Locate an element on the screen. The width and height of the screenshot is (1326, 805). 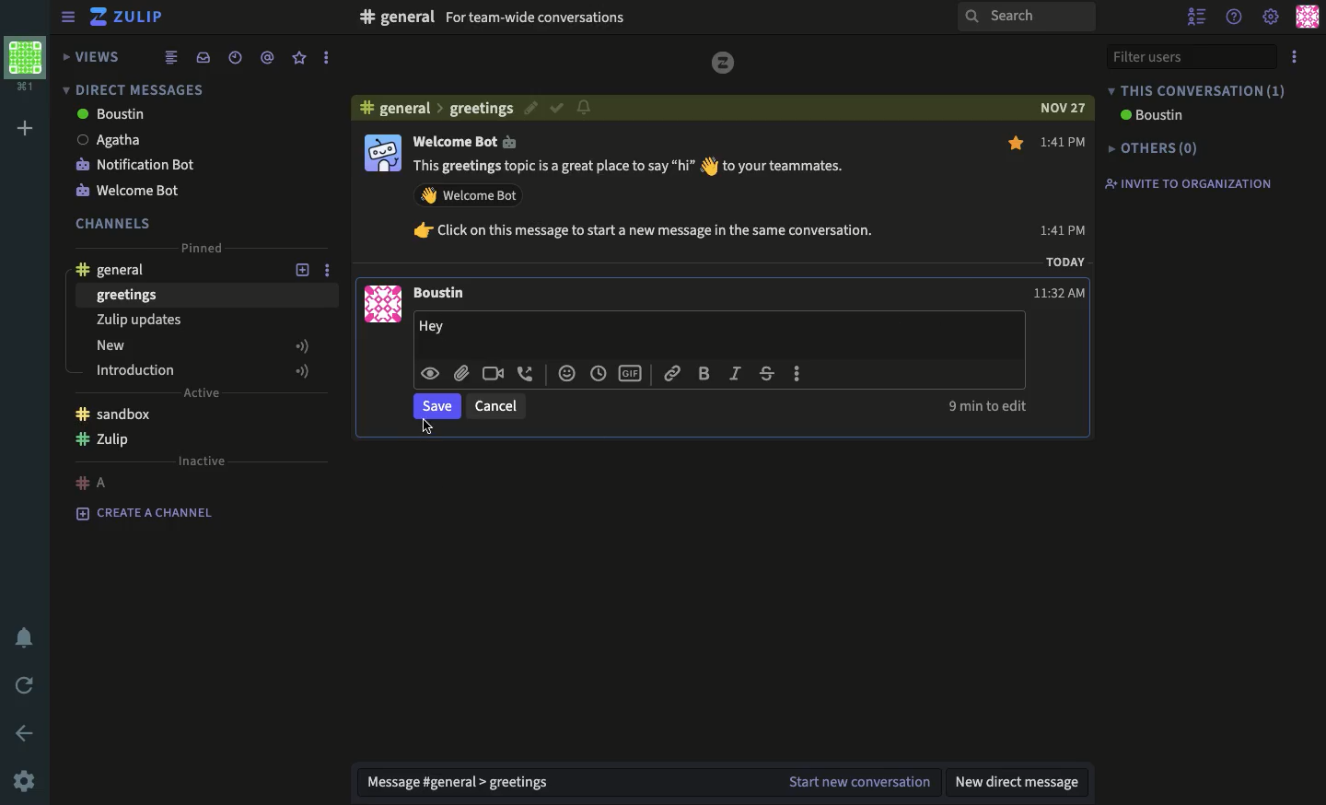
Boustin is located at coordinates (441, 295).